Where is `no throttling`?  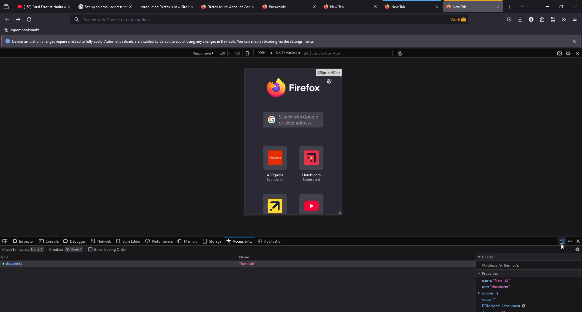
no throttling is located at coordinates (287, 53).